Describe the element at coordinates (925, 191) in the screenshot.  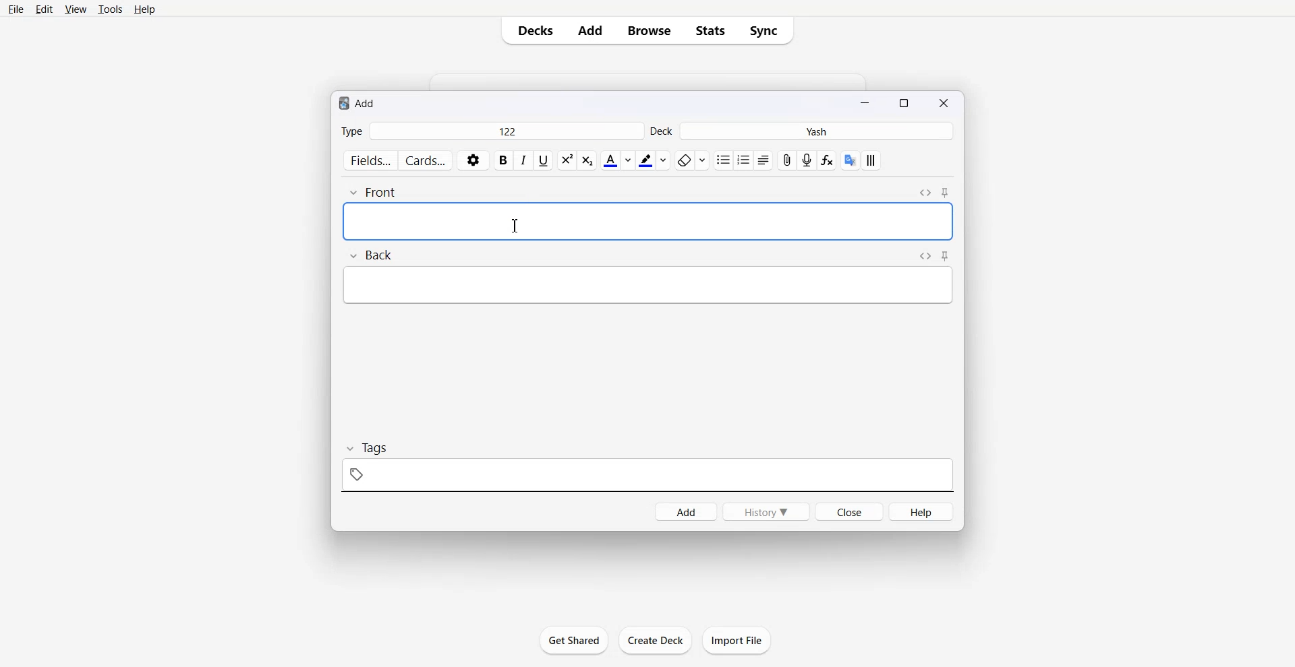
I see `Toggle HTML Editor` at that location.